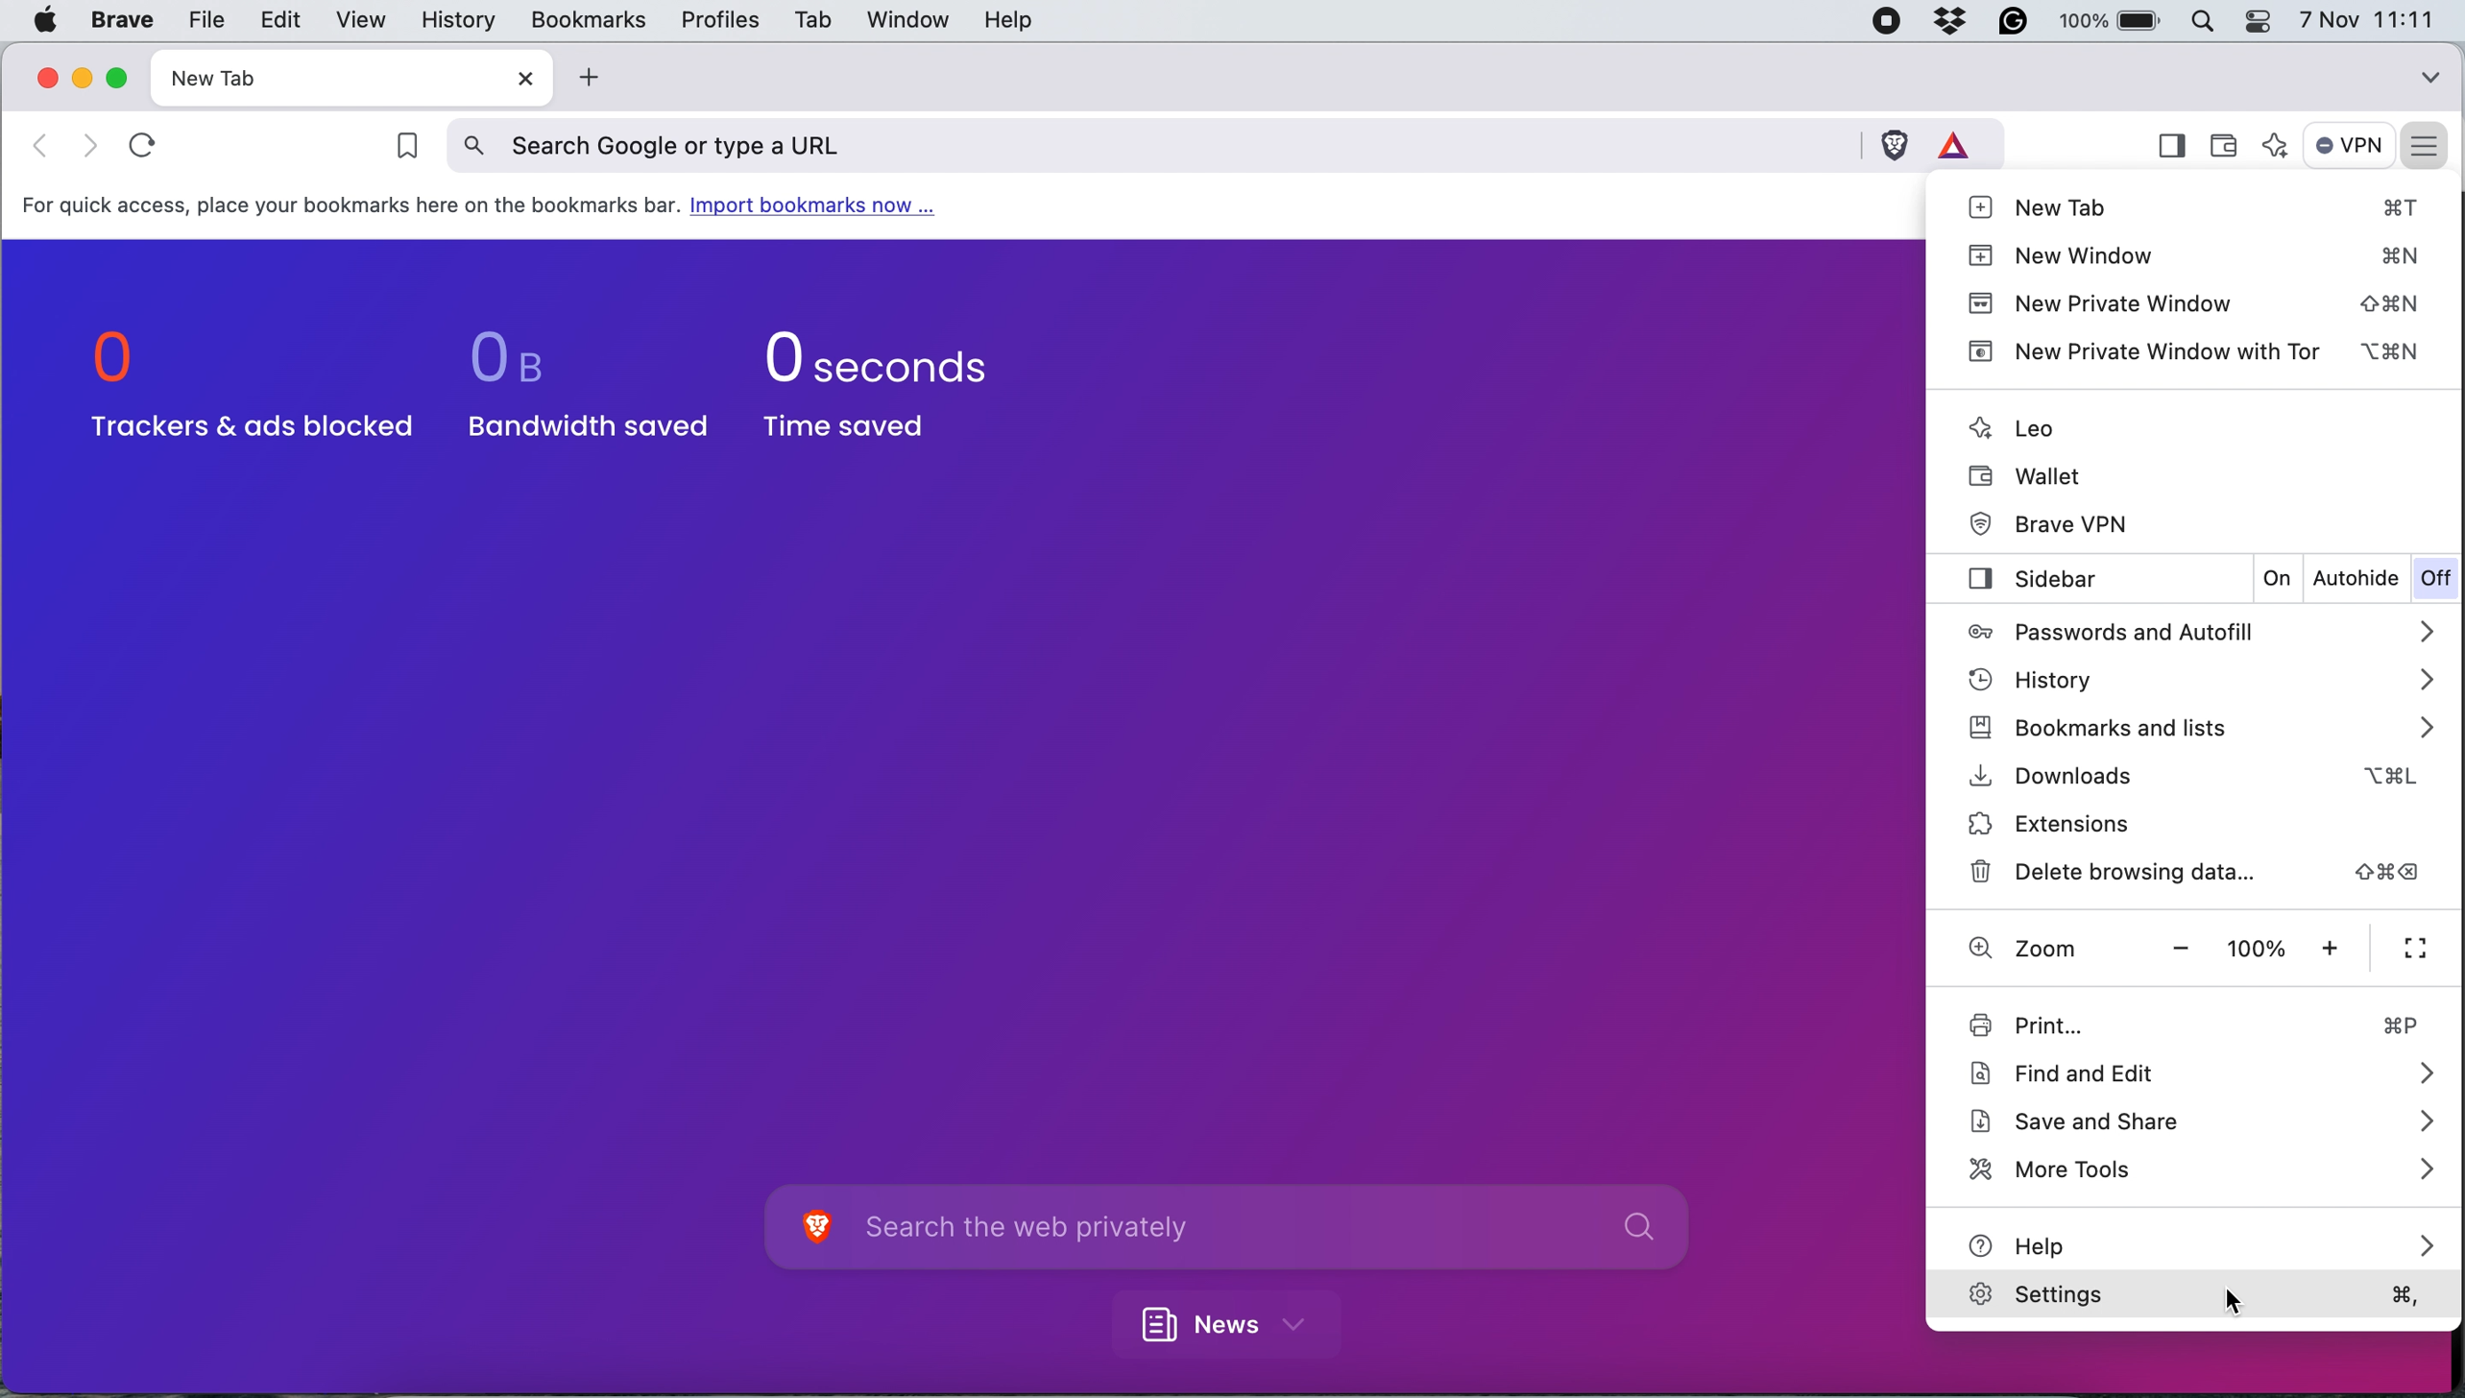 Image resolution: width=2465 pixels, height=1398 pixels. Describe the element at coordinates (2257, 949) in the screenshot. I see `100%` at that location.